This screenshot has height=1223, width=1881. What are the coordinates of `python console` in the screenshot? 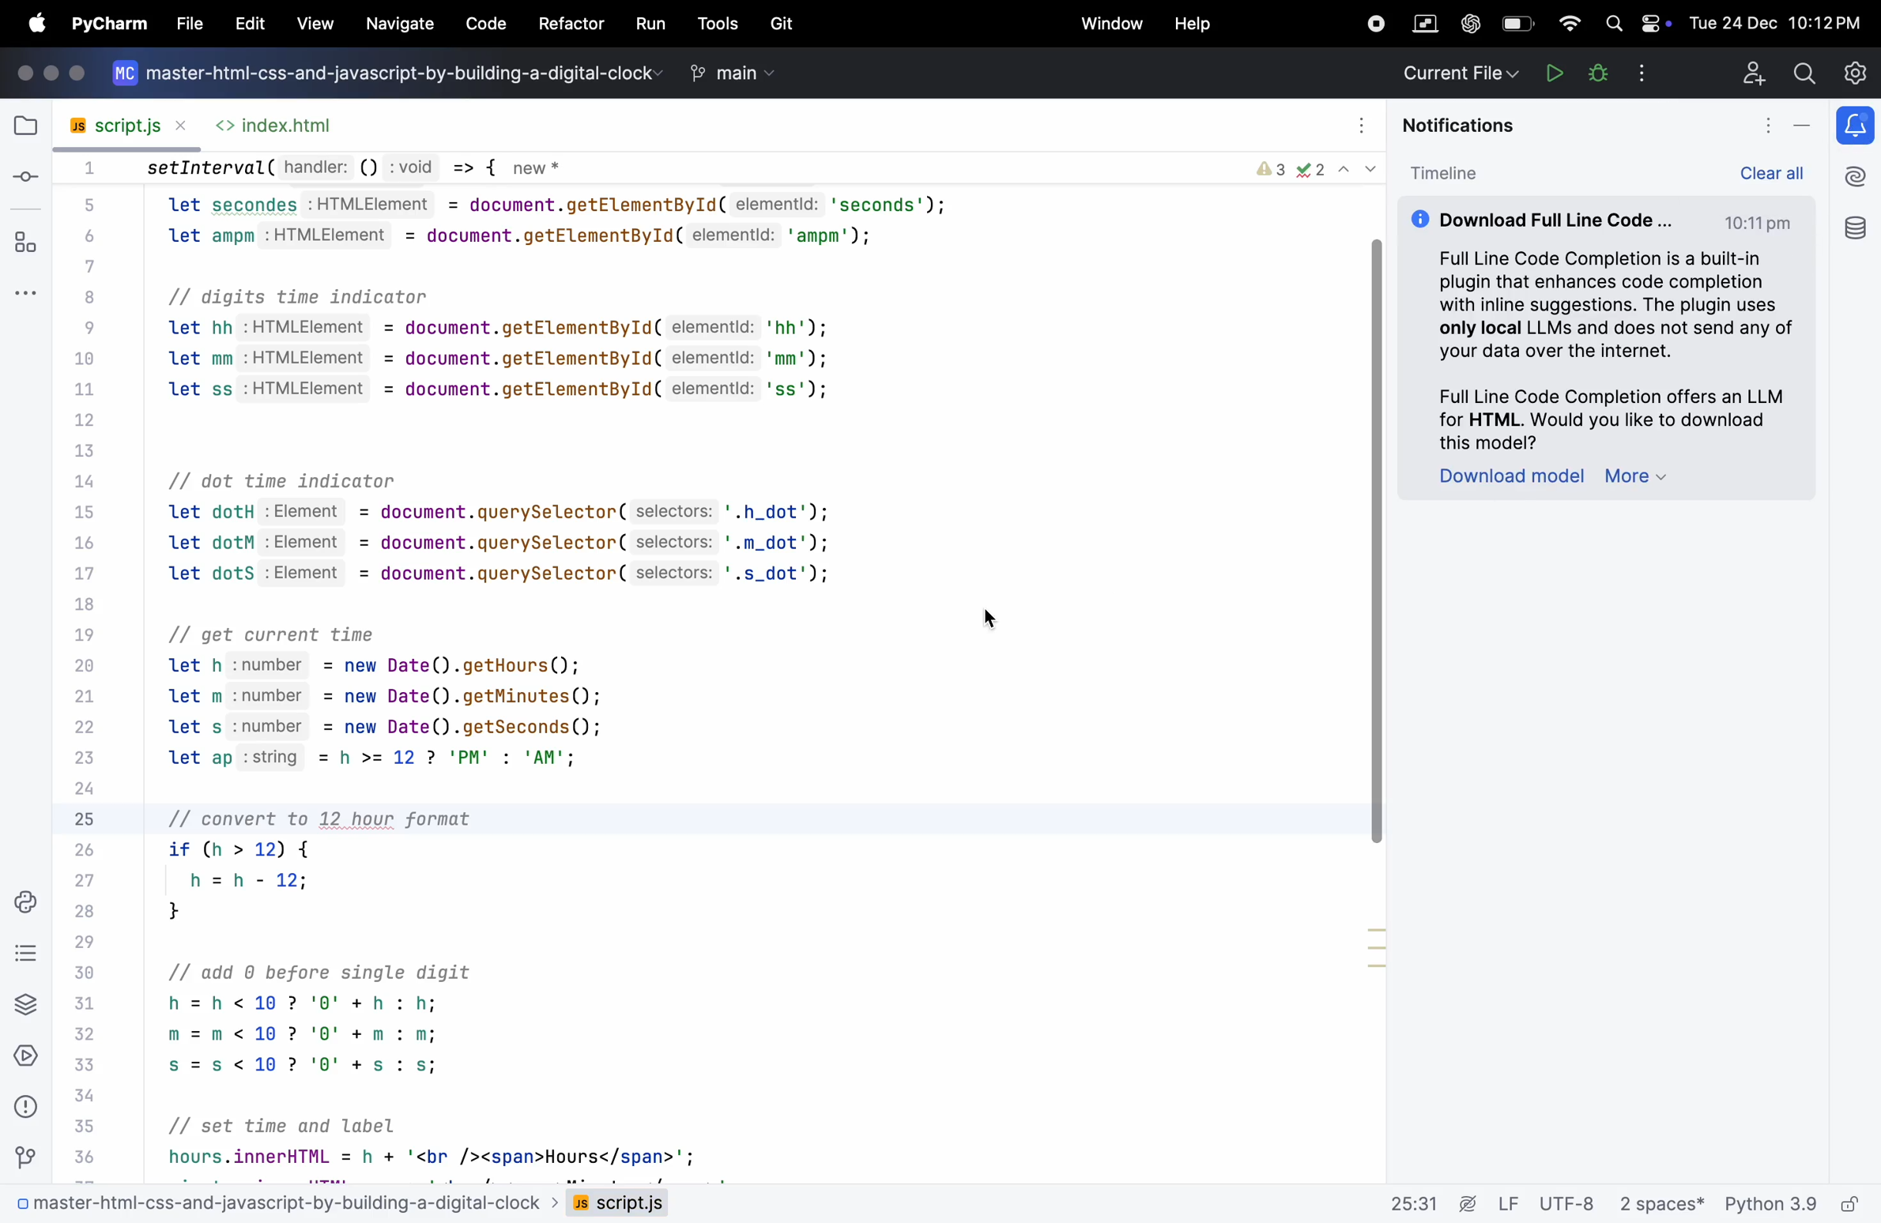 It's located at (24, 903).